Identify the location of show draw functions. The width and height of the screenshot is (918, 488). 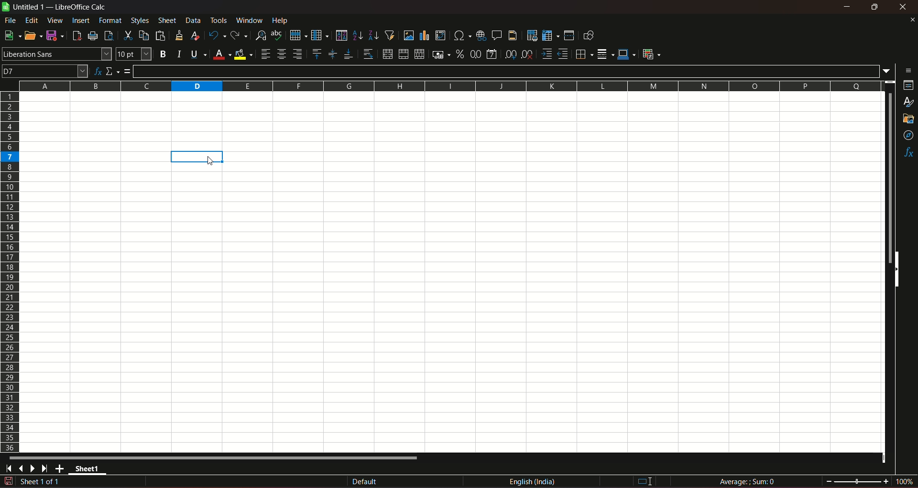
(589, 35).